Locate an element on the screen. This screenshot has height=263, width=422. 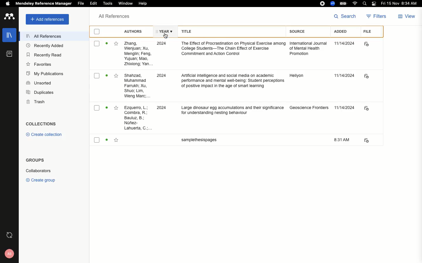
Collaborators is located at coordinates (39, 171).